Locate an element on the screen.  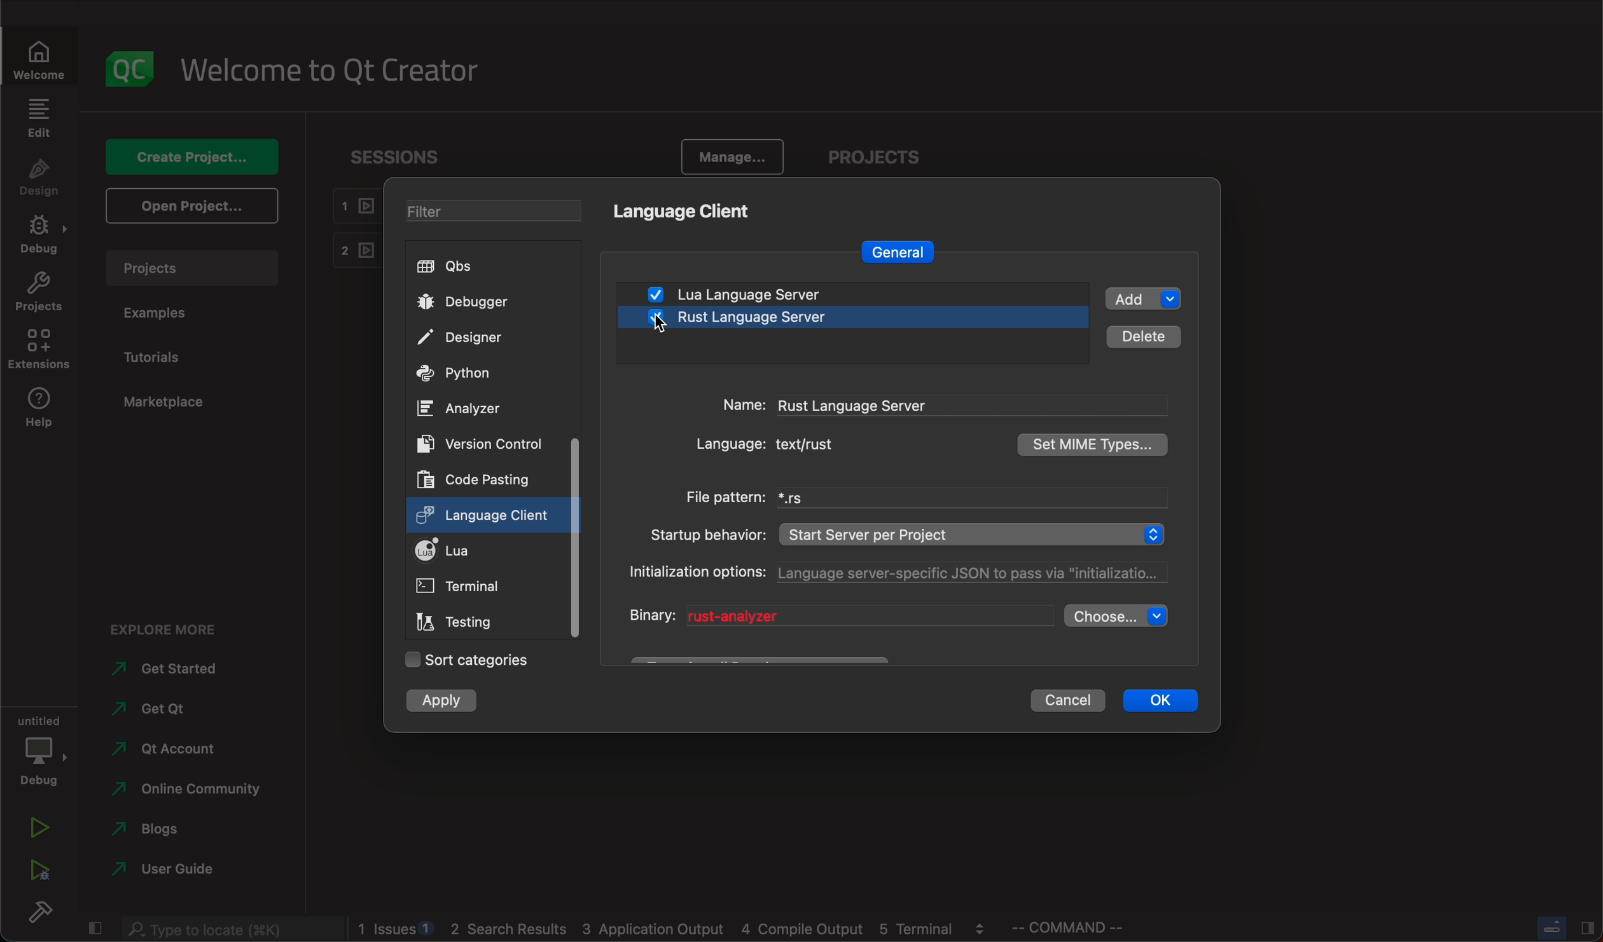
examples is located at coordinates (167, 313).